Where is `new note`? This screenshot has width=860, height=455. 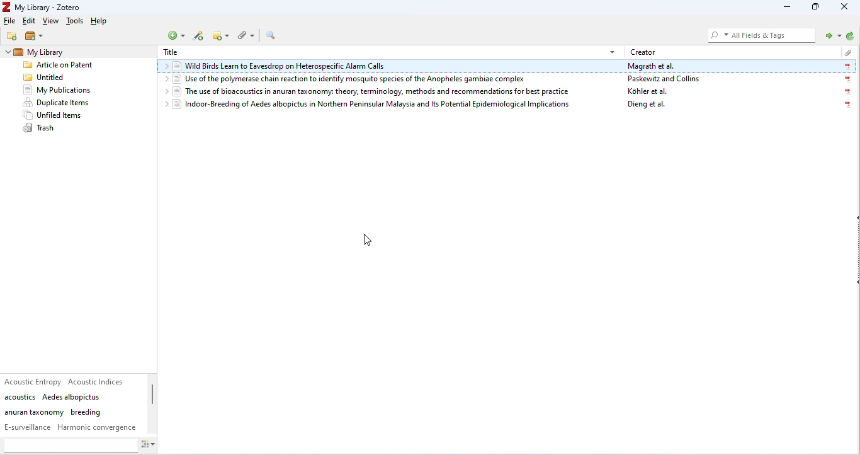 new note is located at coordinates (220, 35).